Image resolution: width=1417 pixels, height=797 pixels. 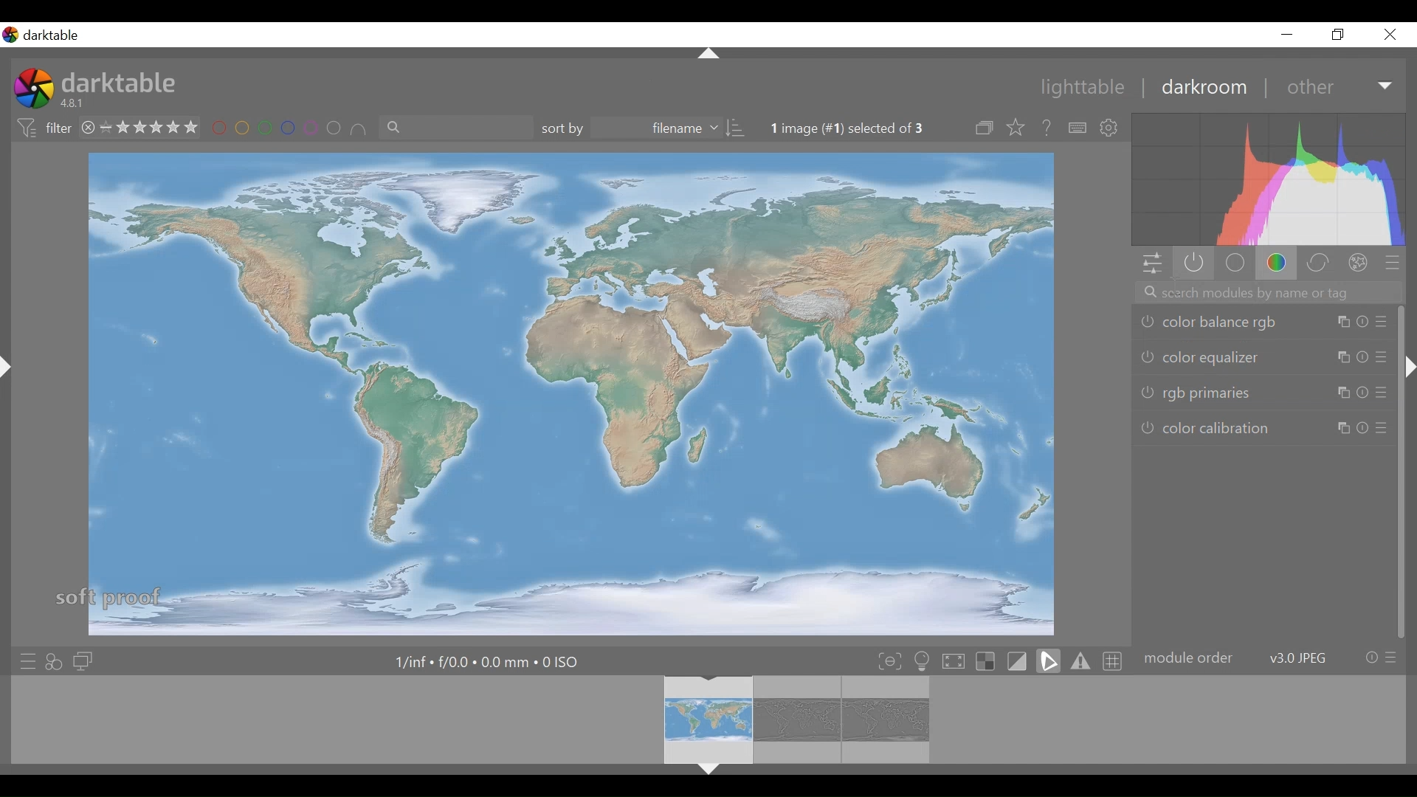 What do you see at coordinates (1193, 263) in the screenshot?
I see `show only active modules` at bounding box center [1193, 263].